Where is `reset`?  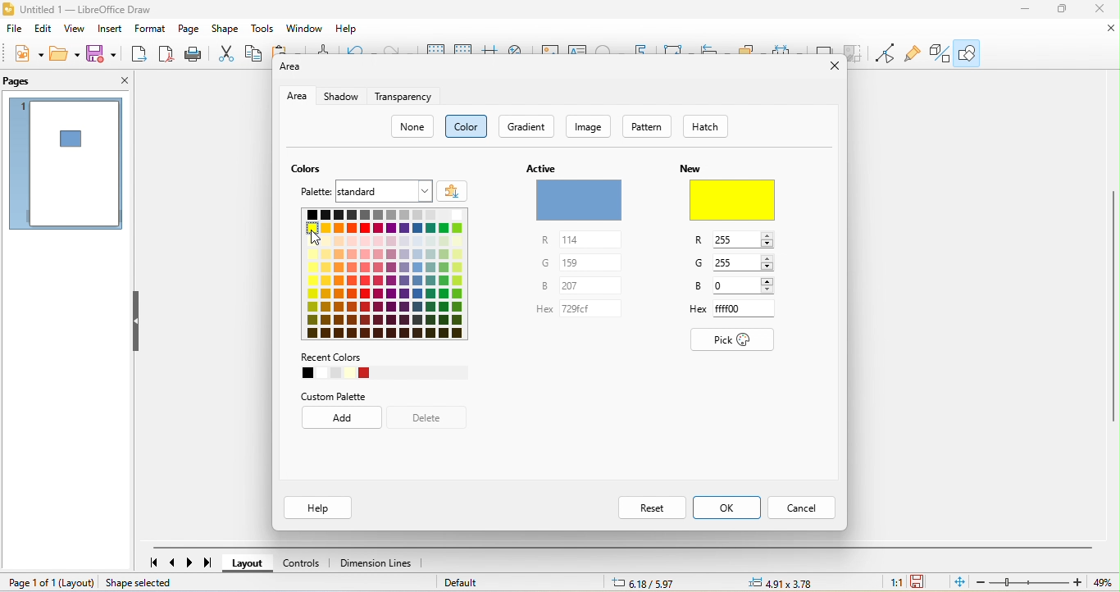
reset is located at coordinates (649, 508).